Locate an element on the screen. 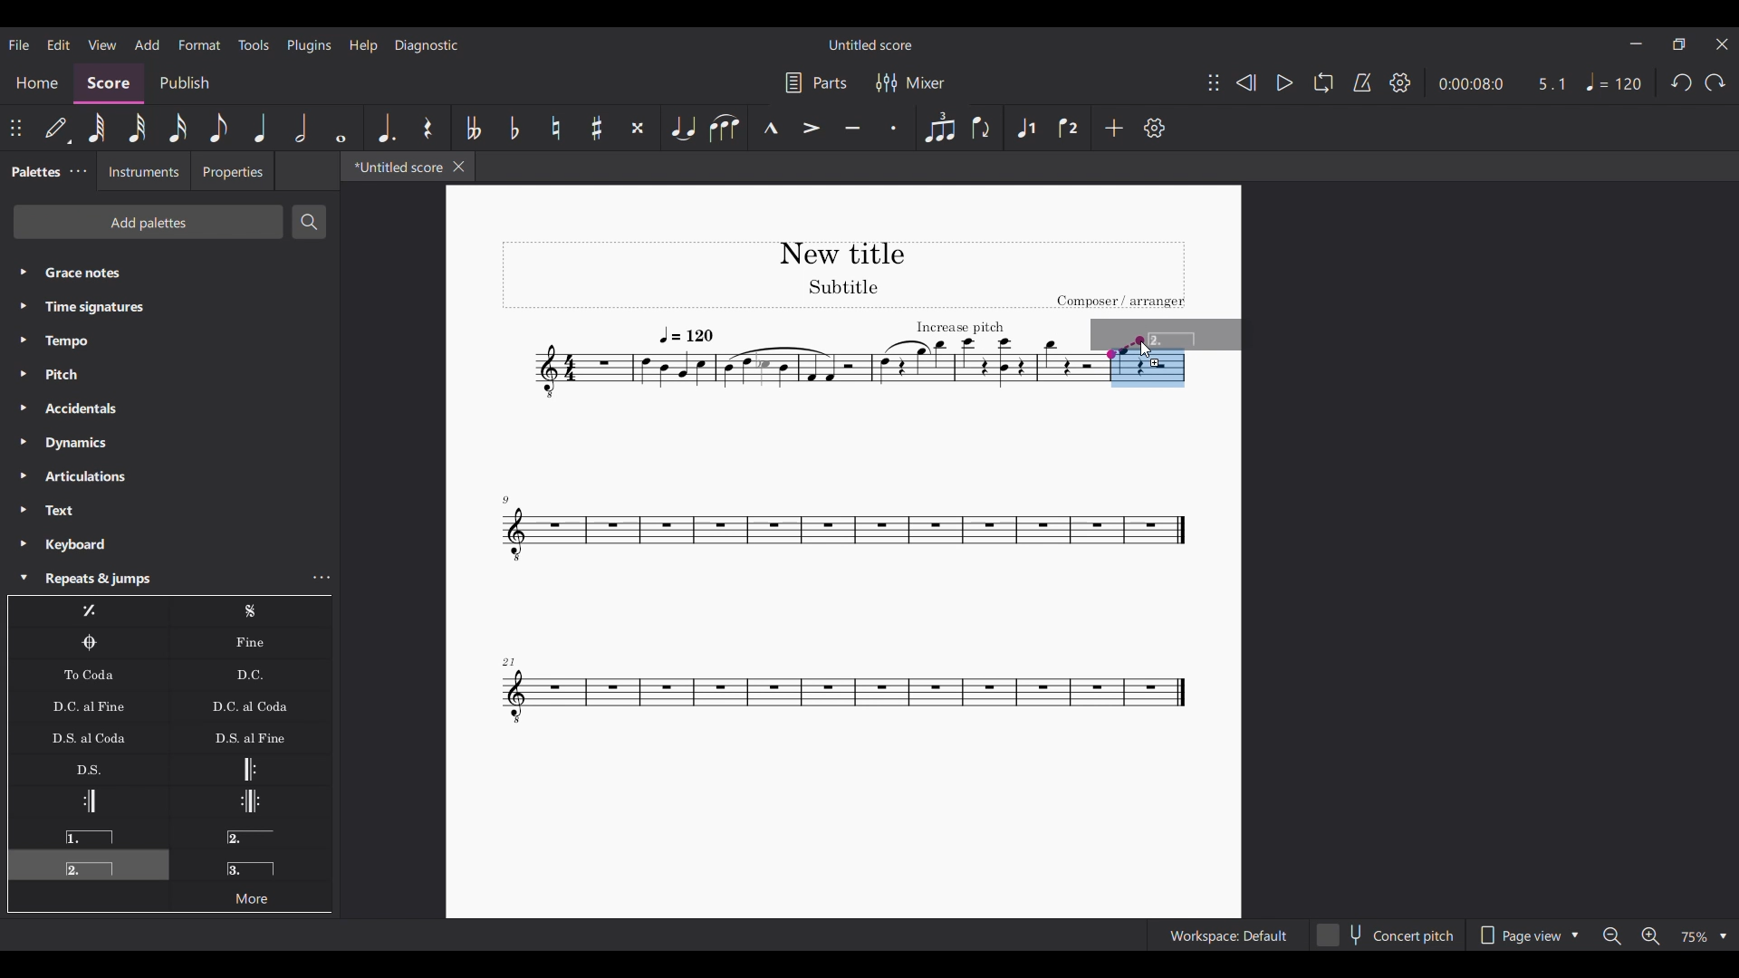 This screenshot has width=1739, height=978. Current score is located at coordinates (800, 486).